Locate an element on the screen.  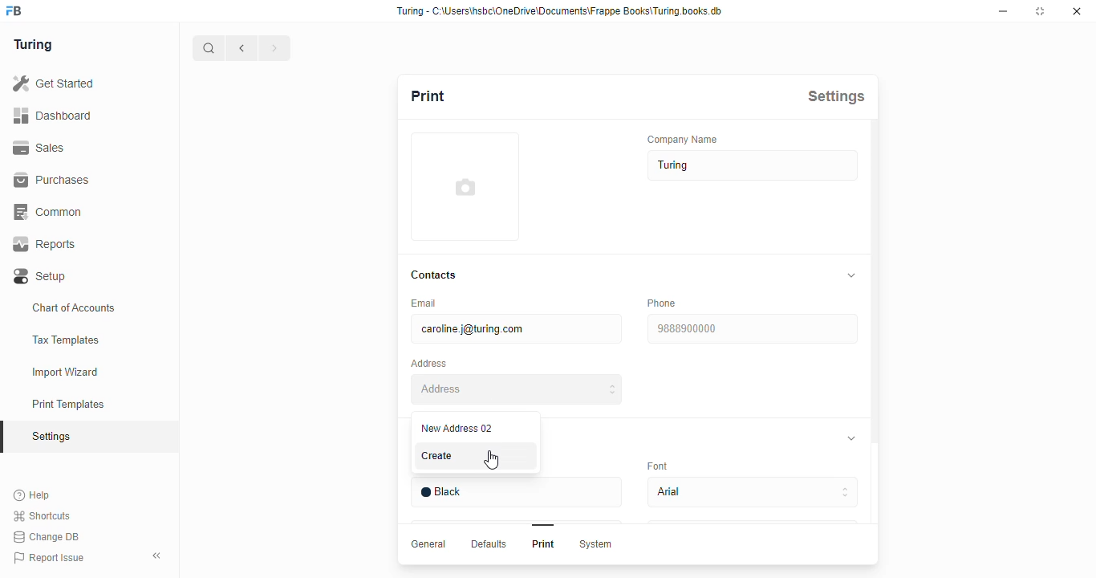
common is located at coordinates (50, 212).